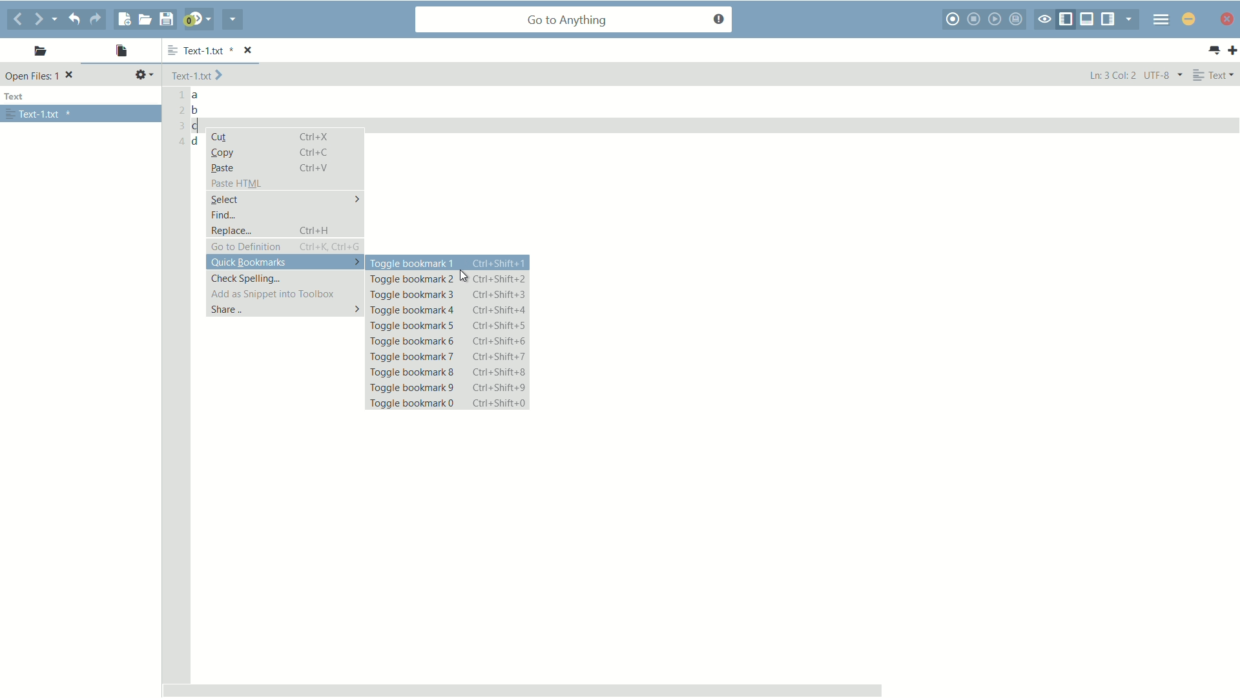  I want to click on go forward, so click(39, 20).